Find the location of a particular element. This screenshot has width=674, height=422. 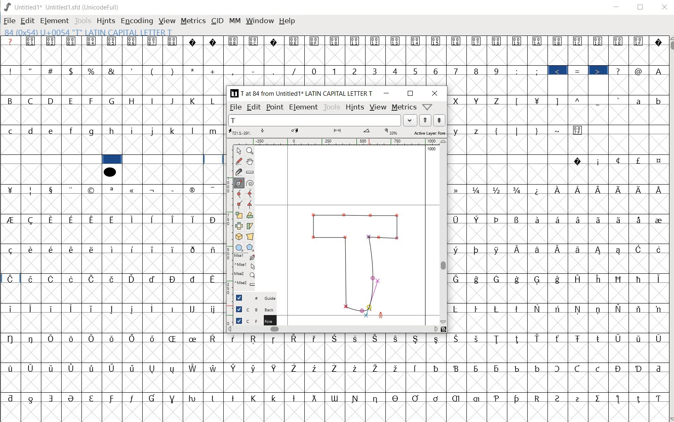

Symbol is located at coordinates (11, 338).